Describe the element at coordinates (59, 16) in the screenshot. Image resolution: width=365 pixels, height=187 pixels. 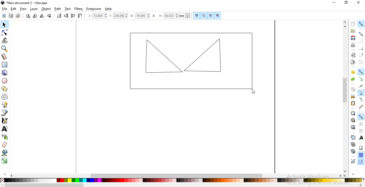
I see `lower selection to bottom` at that location.